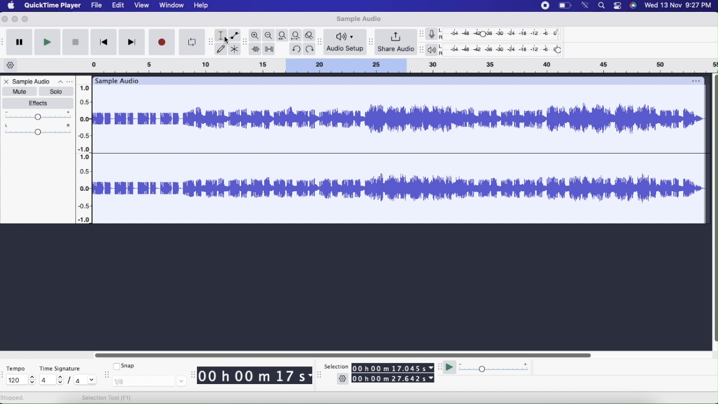  I want to click on move toolbar, so click(211, 41).